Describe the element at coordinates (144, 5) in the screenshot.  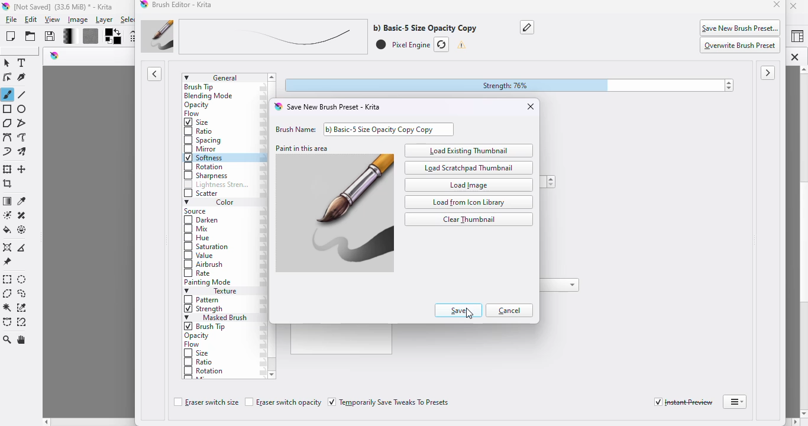
I see `logo` at that location.